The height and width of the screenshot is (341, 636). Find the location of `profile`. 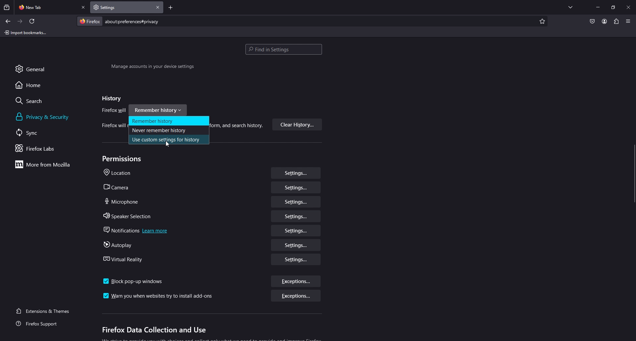

profile is located at coordinates (604, 21).